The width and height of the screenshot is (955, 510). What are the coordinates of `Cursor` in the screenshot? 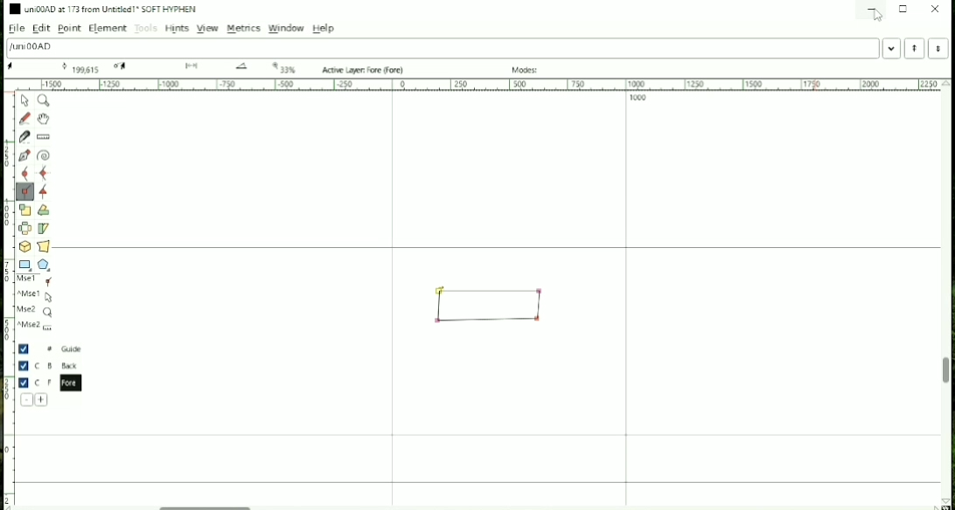 It's located at (875, 16).